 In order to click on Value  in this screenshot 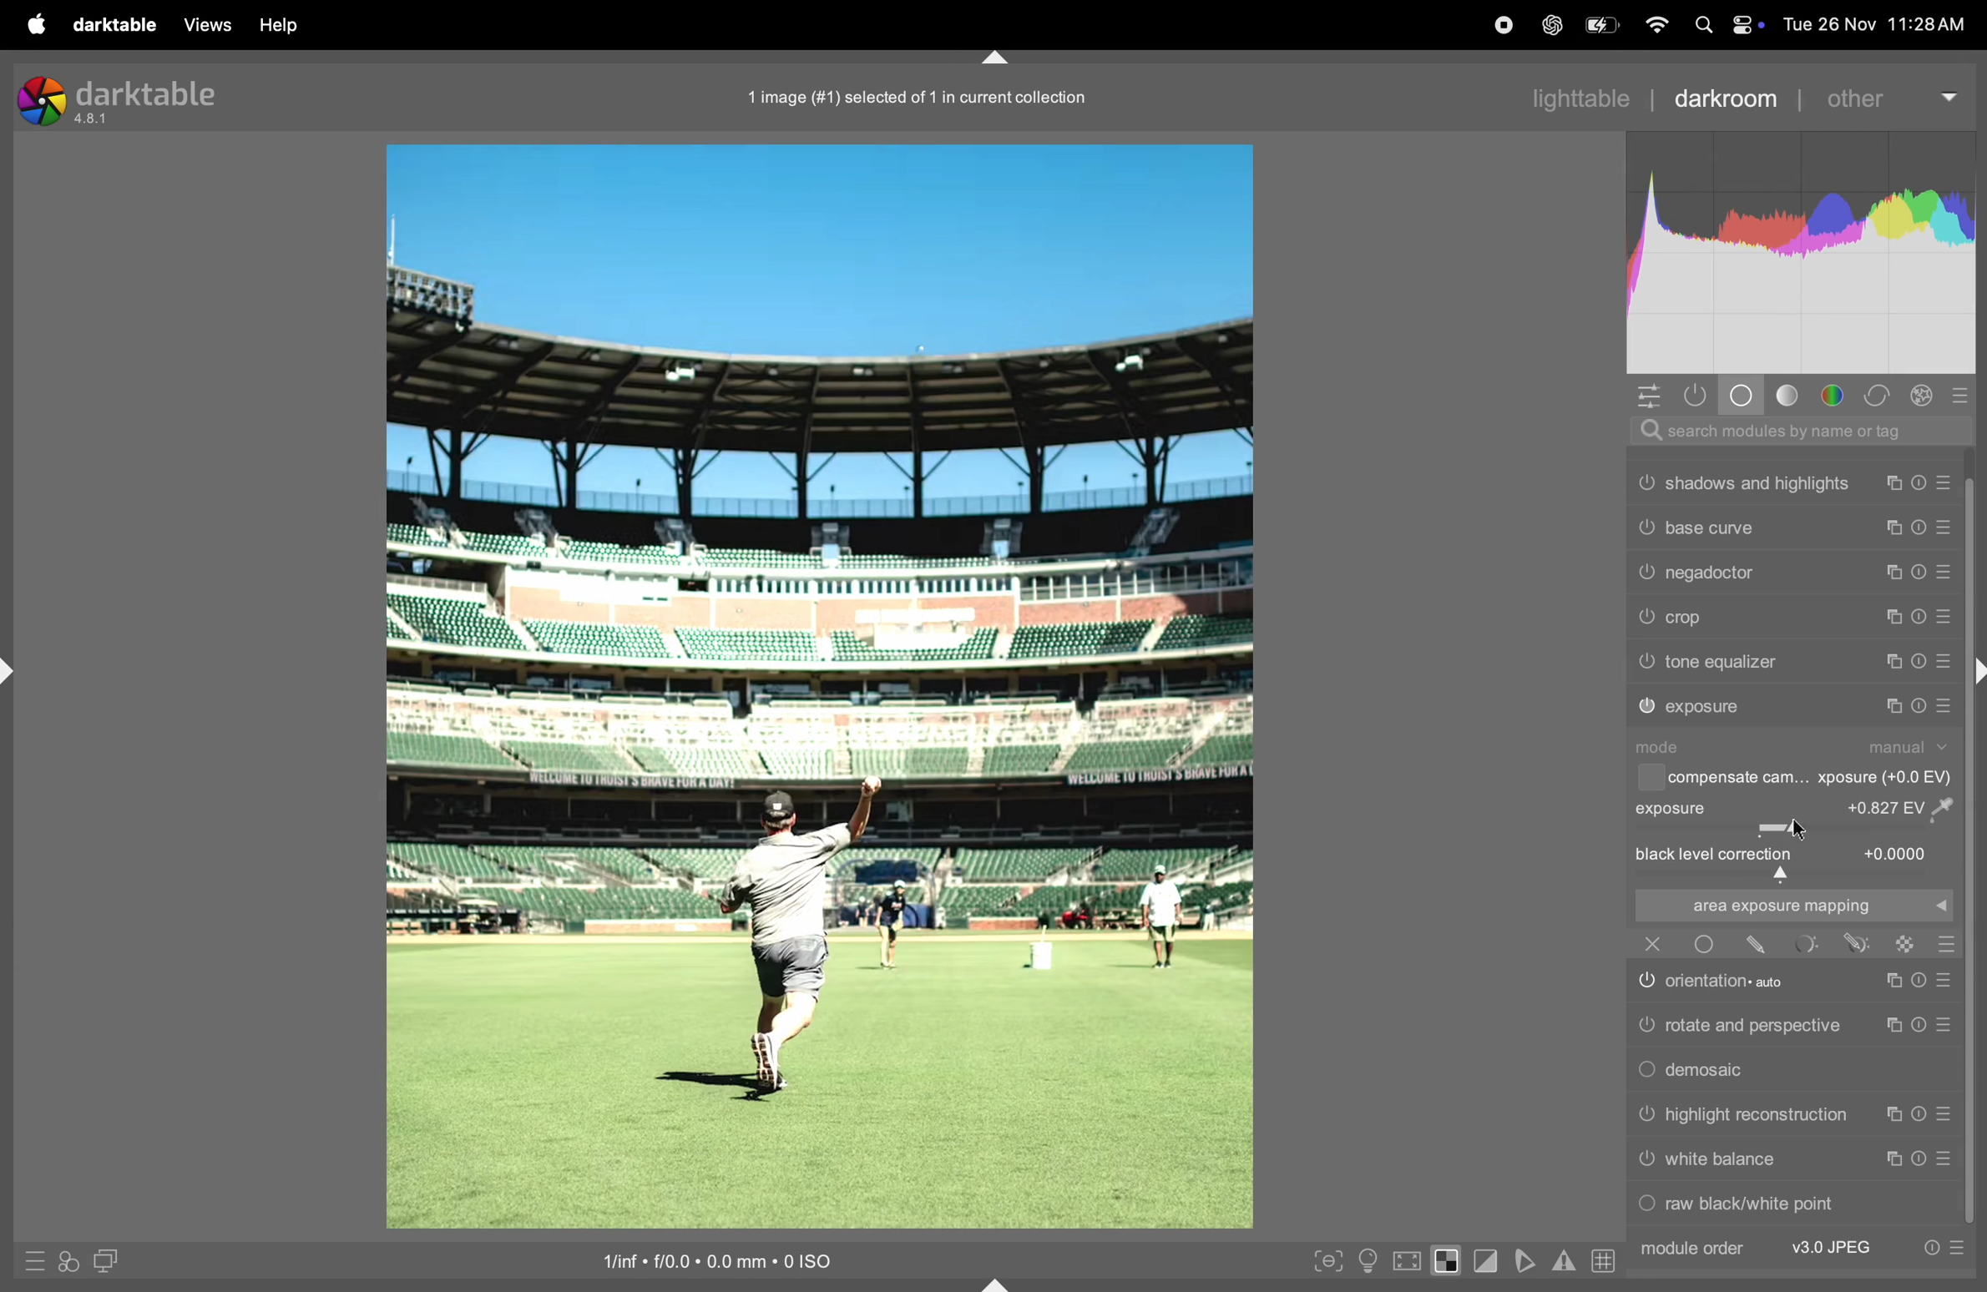, I will do `click(1898, 852)`.